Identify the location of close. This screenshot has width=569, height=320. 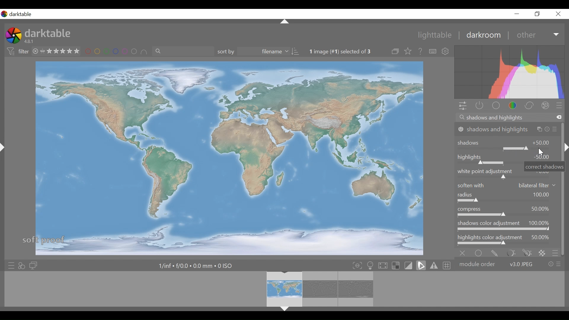
(559, 14).